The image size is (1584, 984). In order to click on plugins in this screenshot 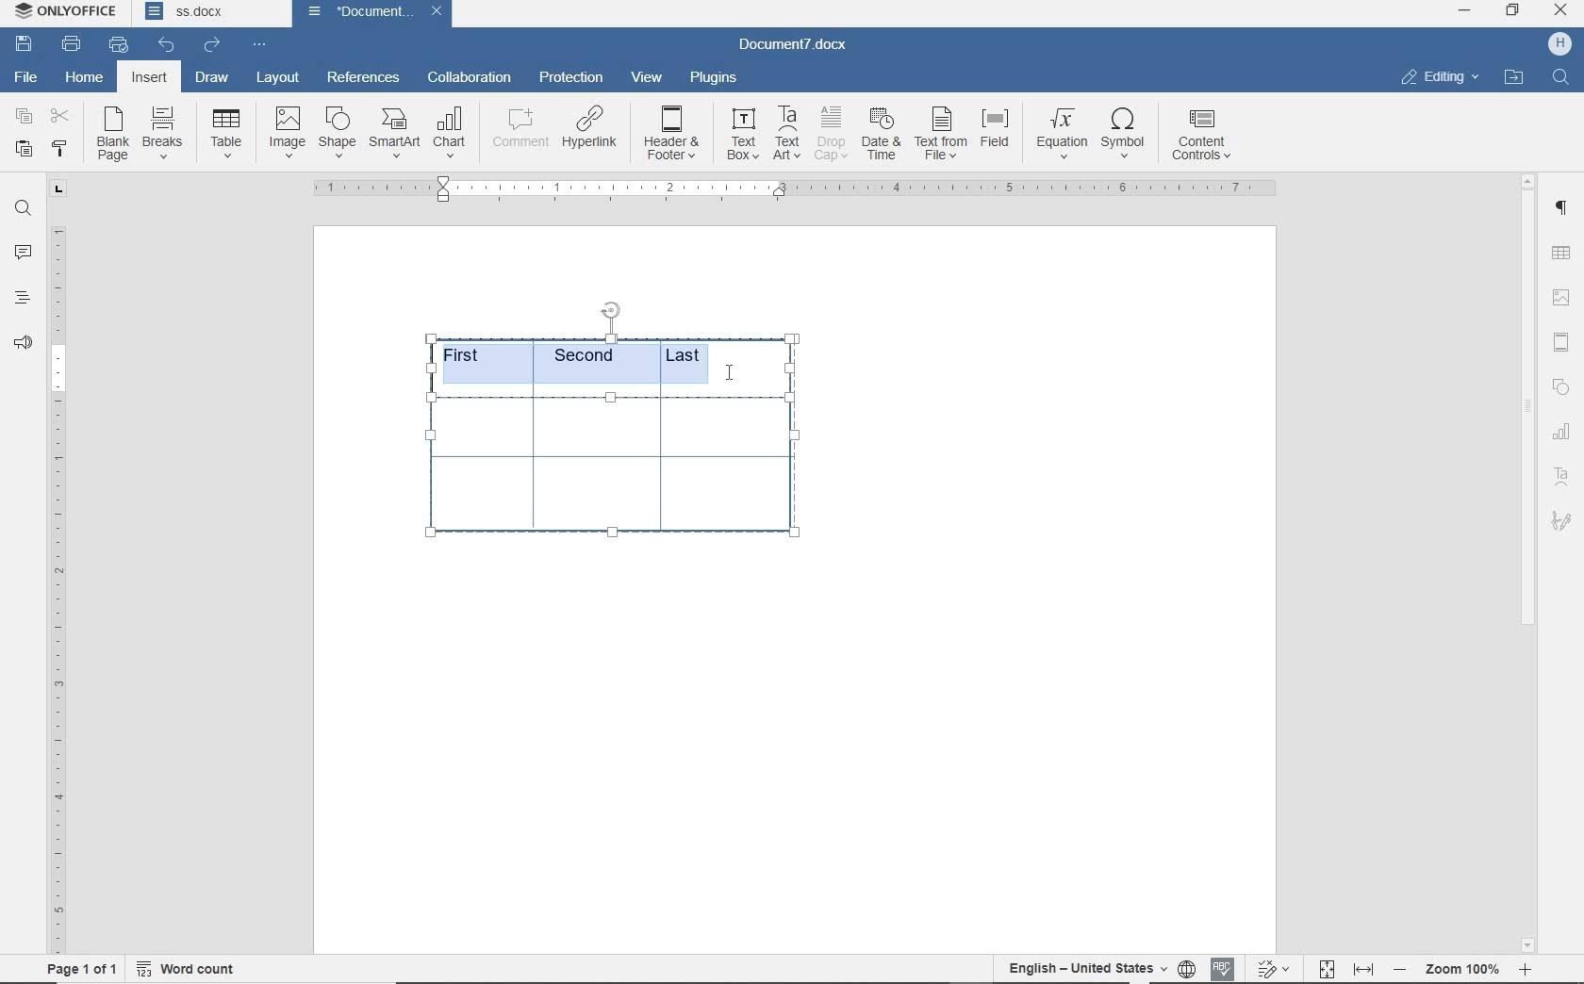, I will do `click(713, 76)`.